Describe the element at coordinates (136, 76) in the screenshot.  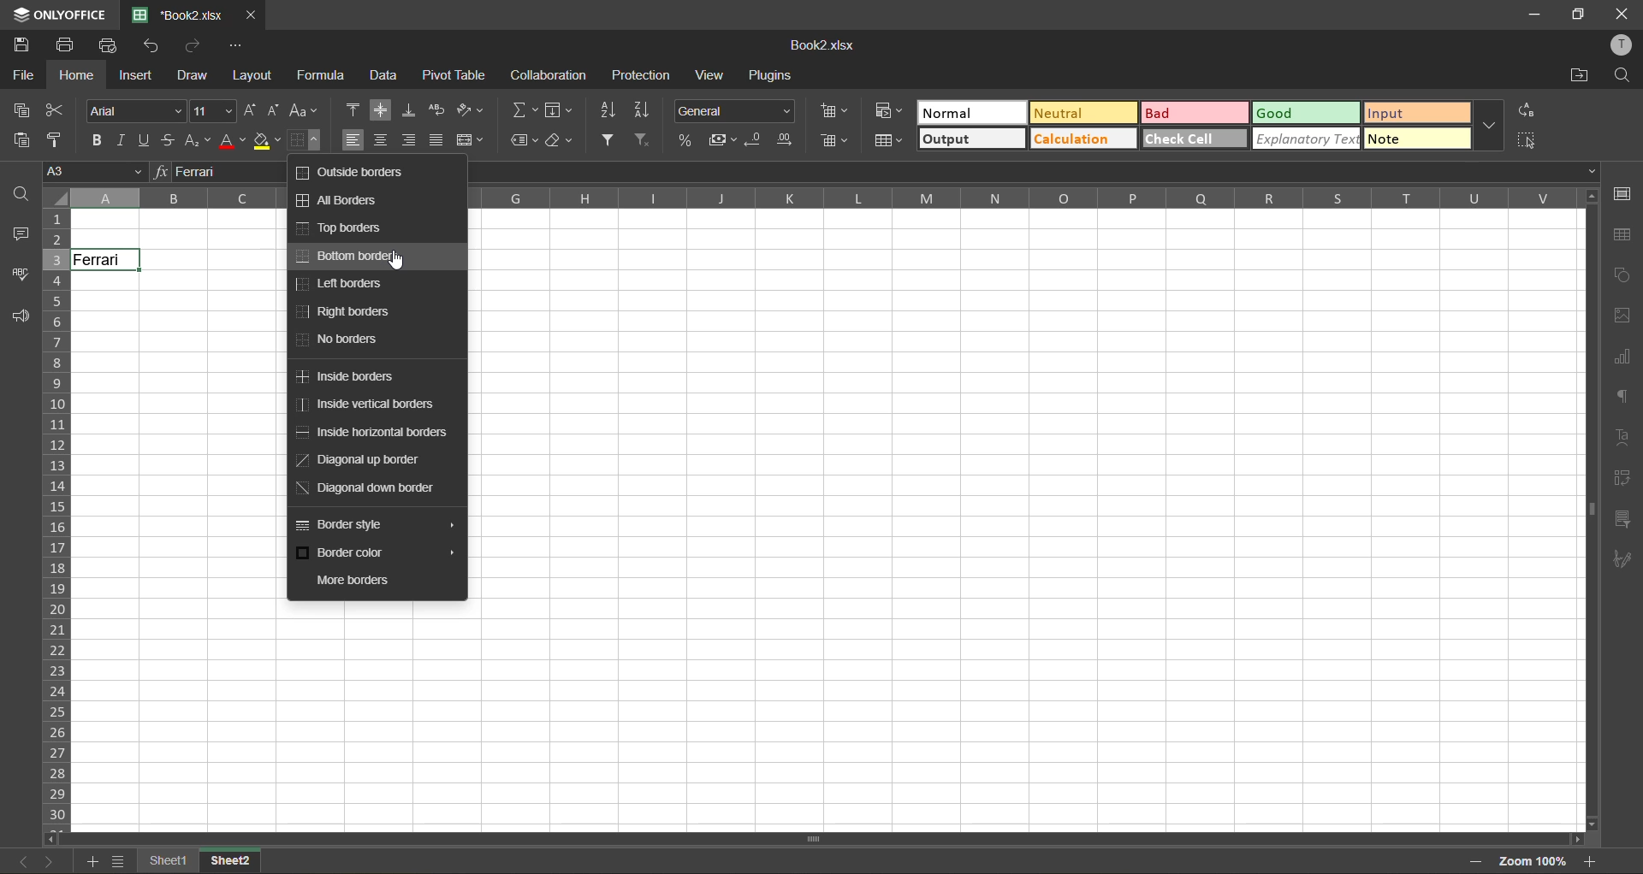
I see `insert` at that location.